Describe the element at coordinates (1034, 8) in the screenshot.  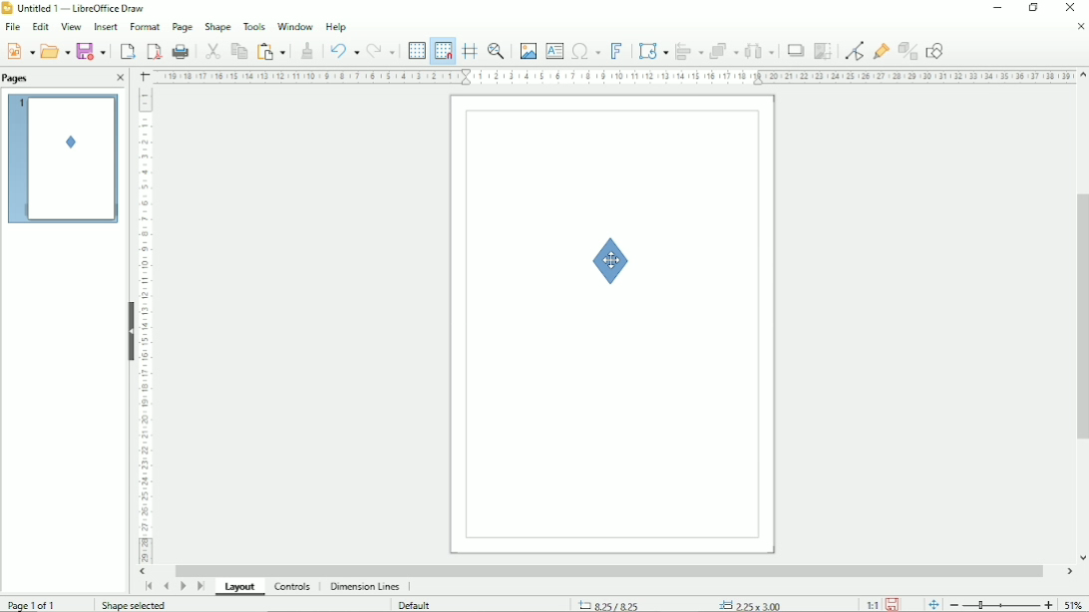
I see `Restore down` at that location.